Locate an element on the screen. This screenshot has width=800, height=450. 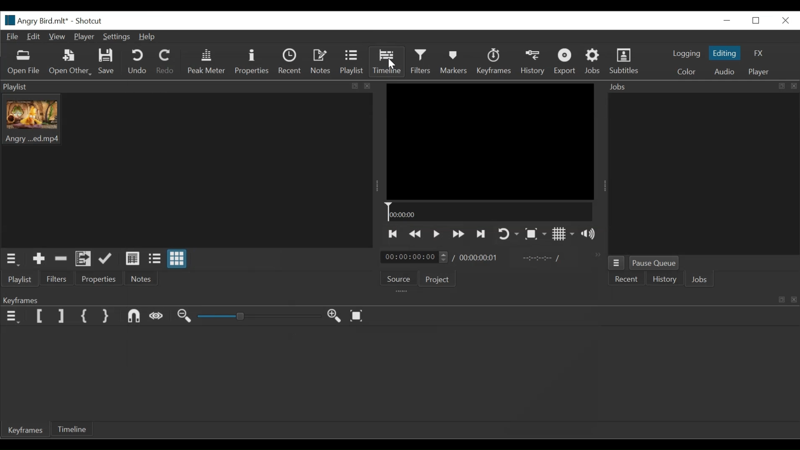
File is located at coordinates (12, 36).